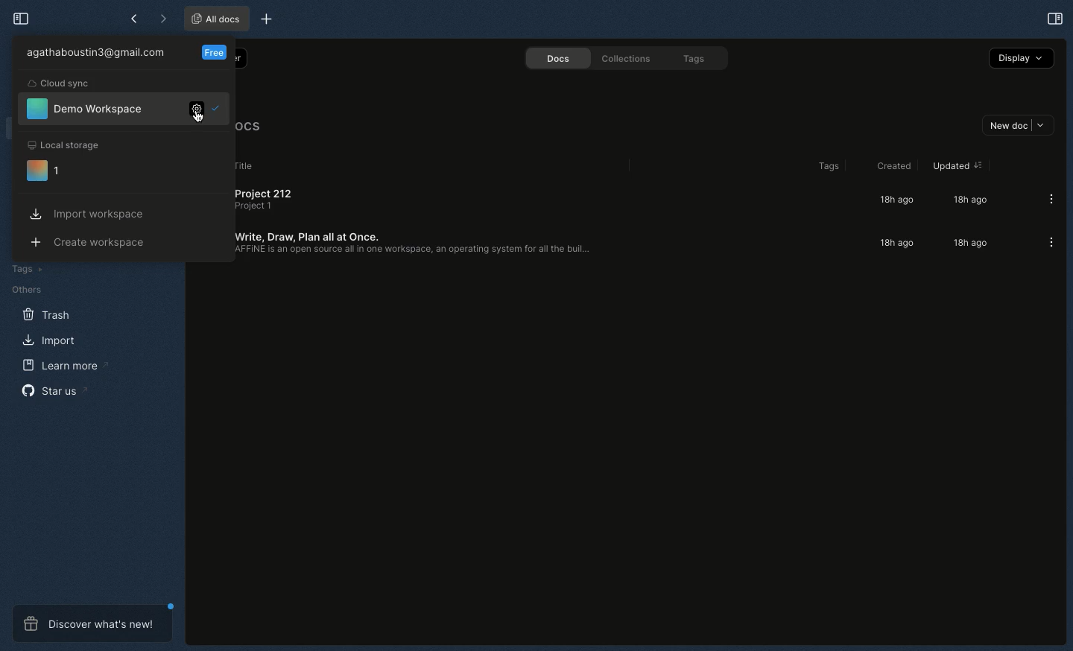 Image resolution: width=1073 pixels, height=651 pixels. What do you see at coordinates (894, 244) in the screenshot?
I see `18h ago` at bounding box center [894, 244].